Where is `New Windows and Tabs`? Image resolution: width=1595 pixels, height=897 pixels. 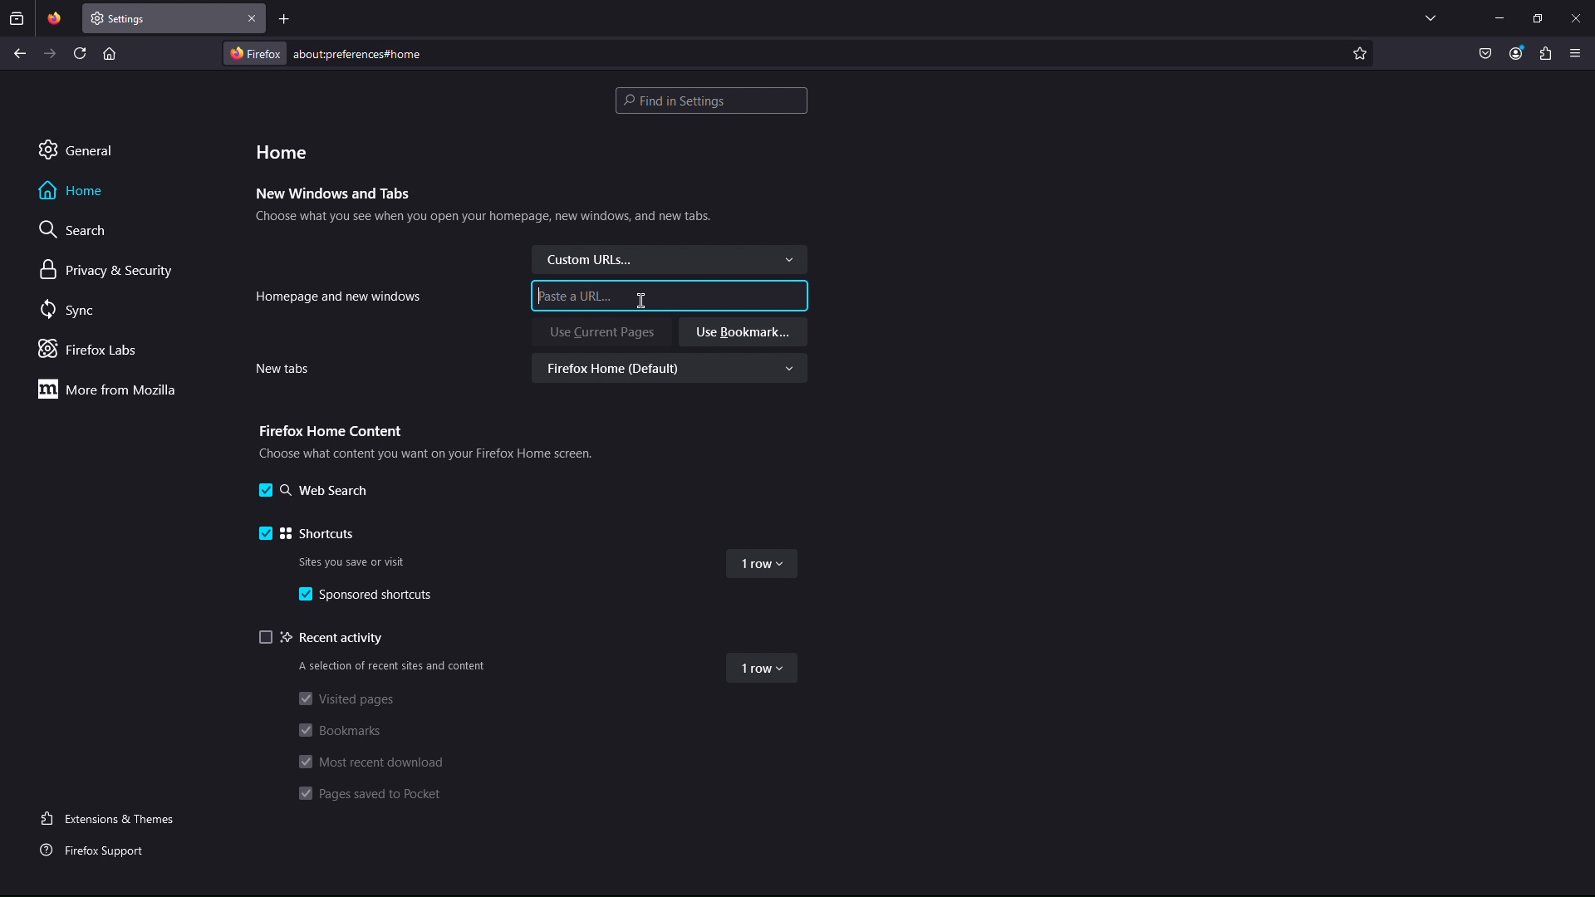
New Windows and Tabs is located at coordinates (334, 194).